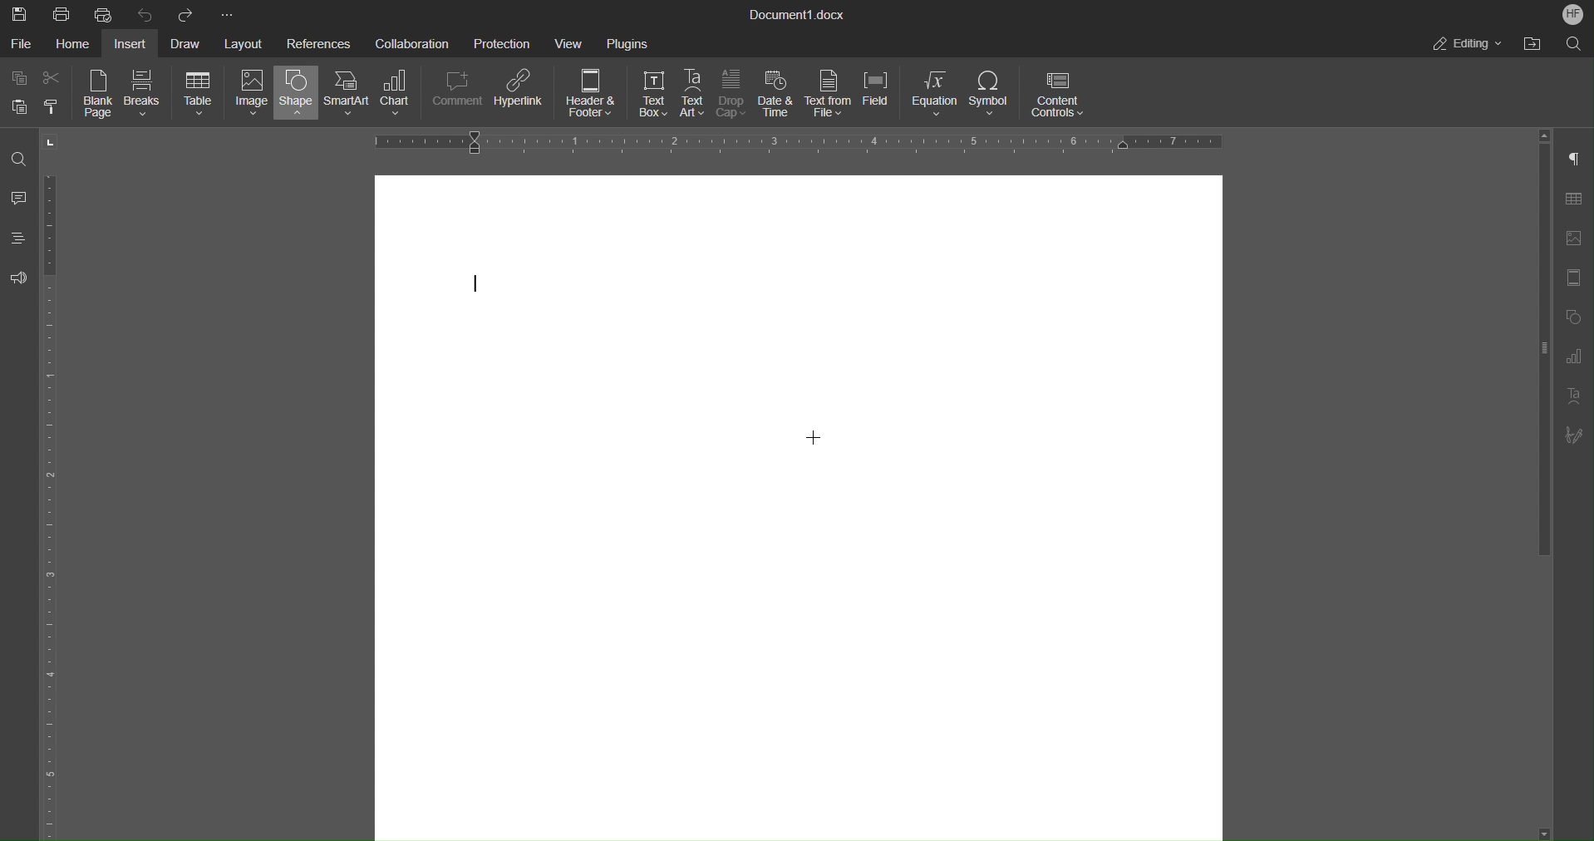 The image size is (1594, 841). Describe the element at coordinates (55, 106) in the screenshot. I see `Copy Style` at that location.